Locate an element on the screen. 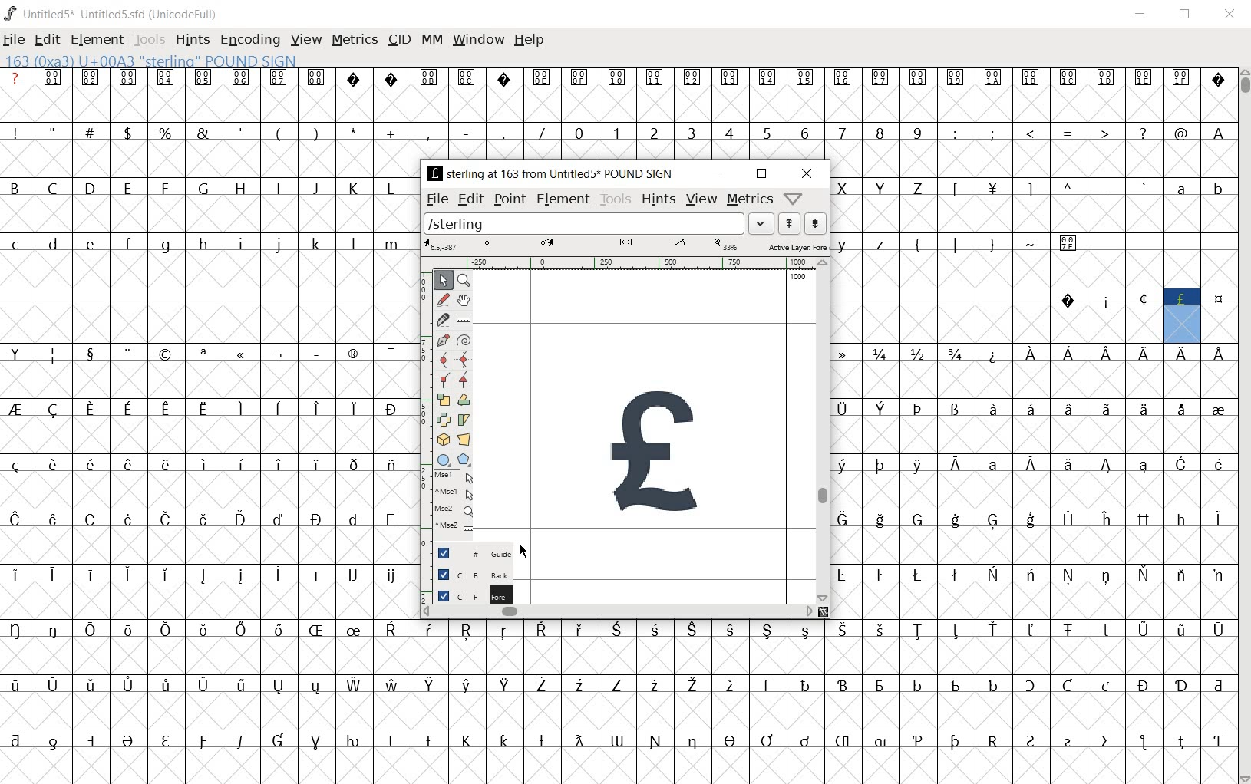 Image resolution: width=1251 pixels, height=784 pixels. Symbol is located at coordinates (391, 522).